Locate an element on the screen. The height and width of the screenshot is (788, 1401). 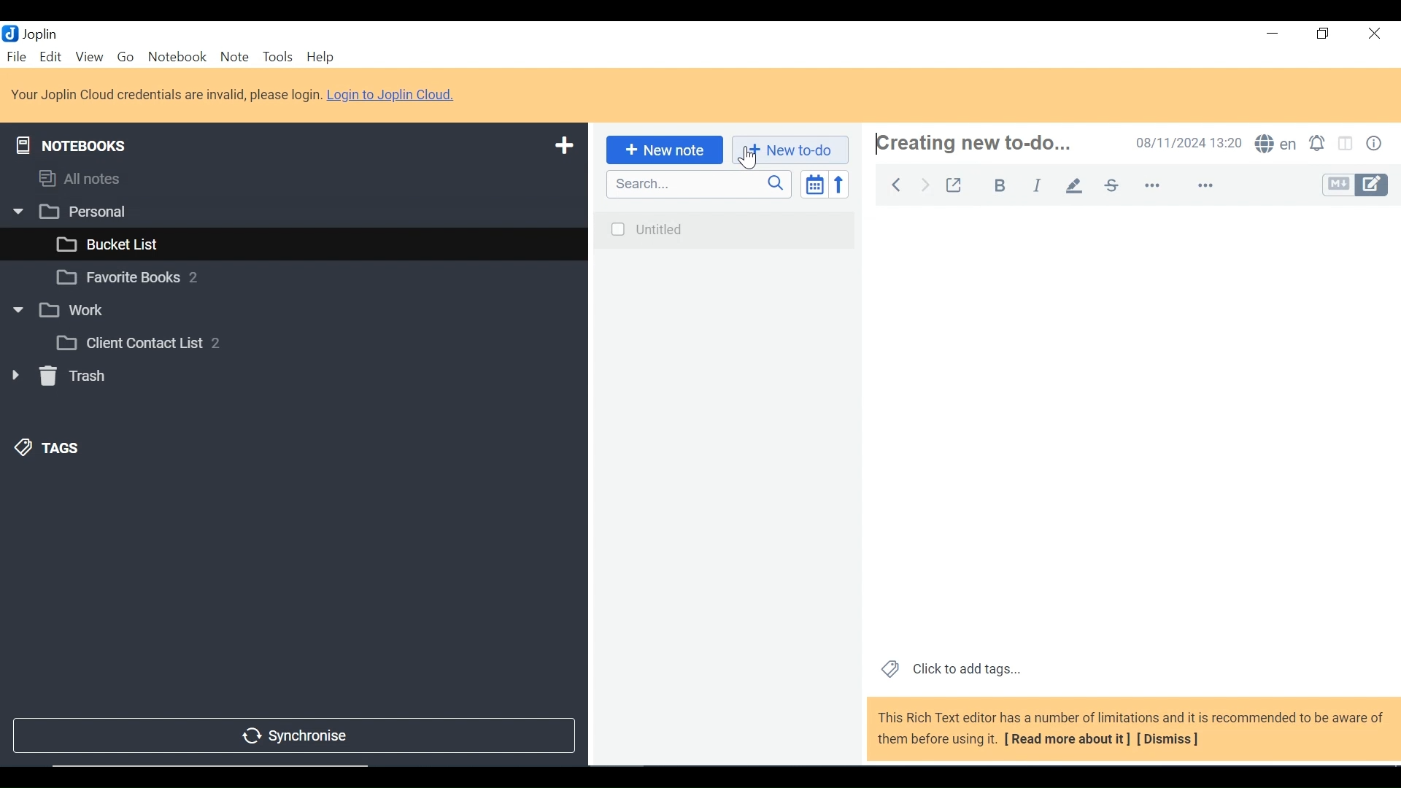
Notebook is located at coordinates (177, 58).